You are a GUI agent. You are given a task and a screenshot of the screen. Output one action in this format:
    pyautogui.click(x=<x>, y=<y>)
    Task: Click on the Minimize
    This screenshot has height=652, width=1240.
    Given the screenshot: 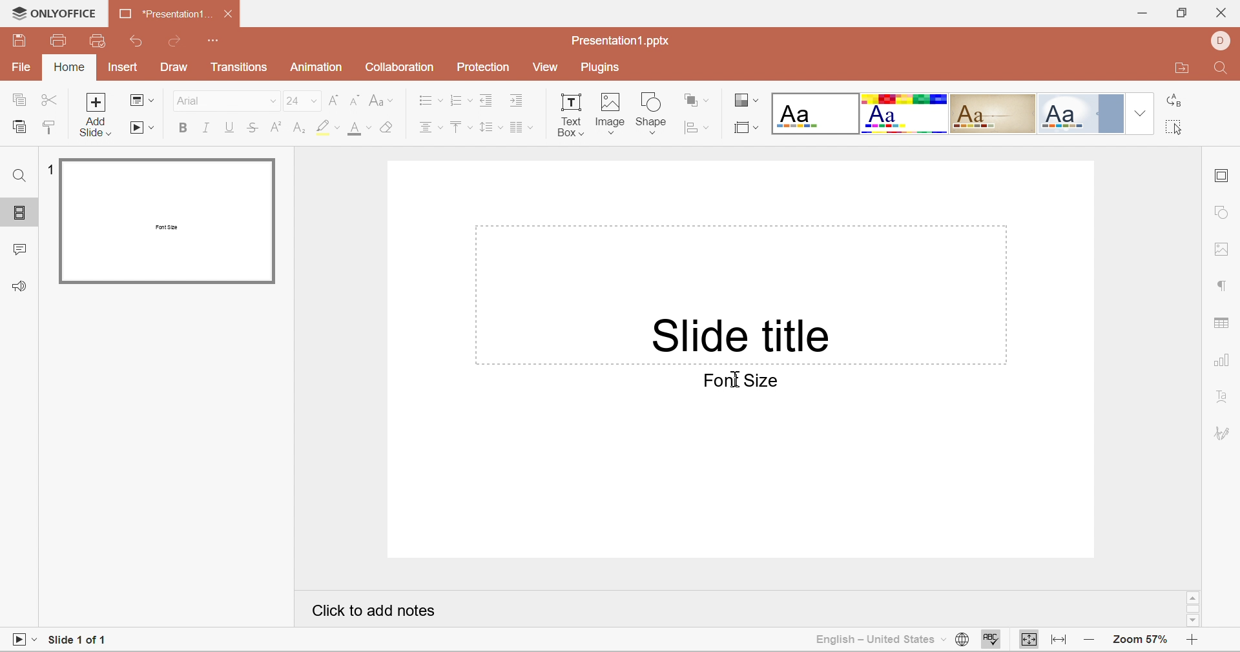 What is the action you would take?
    pyautogui.click(x=1141, y=12)
    